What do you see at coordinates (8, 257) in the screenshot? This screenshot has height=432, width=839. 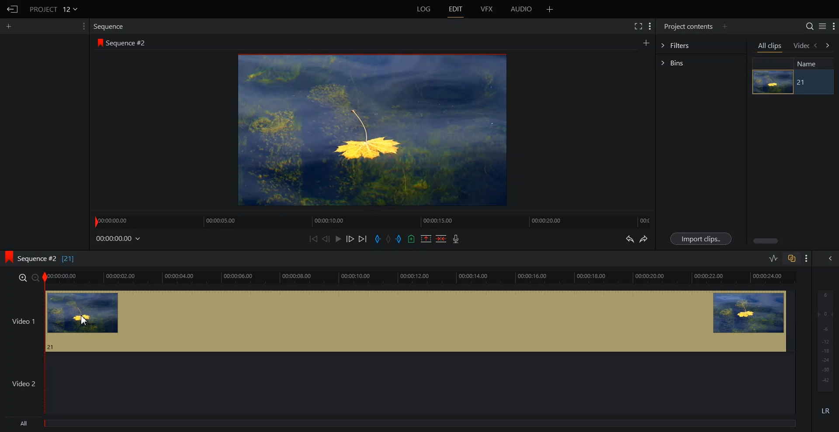 I see `icon` at bounding box center [8, 257].